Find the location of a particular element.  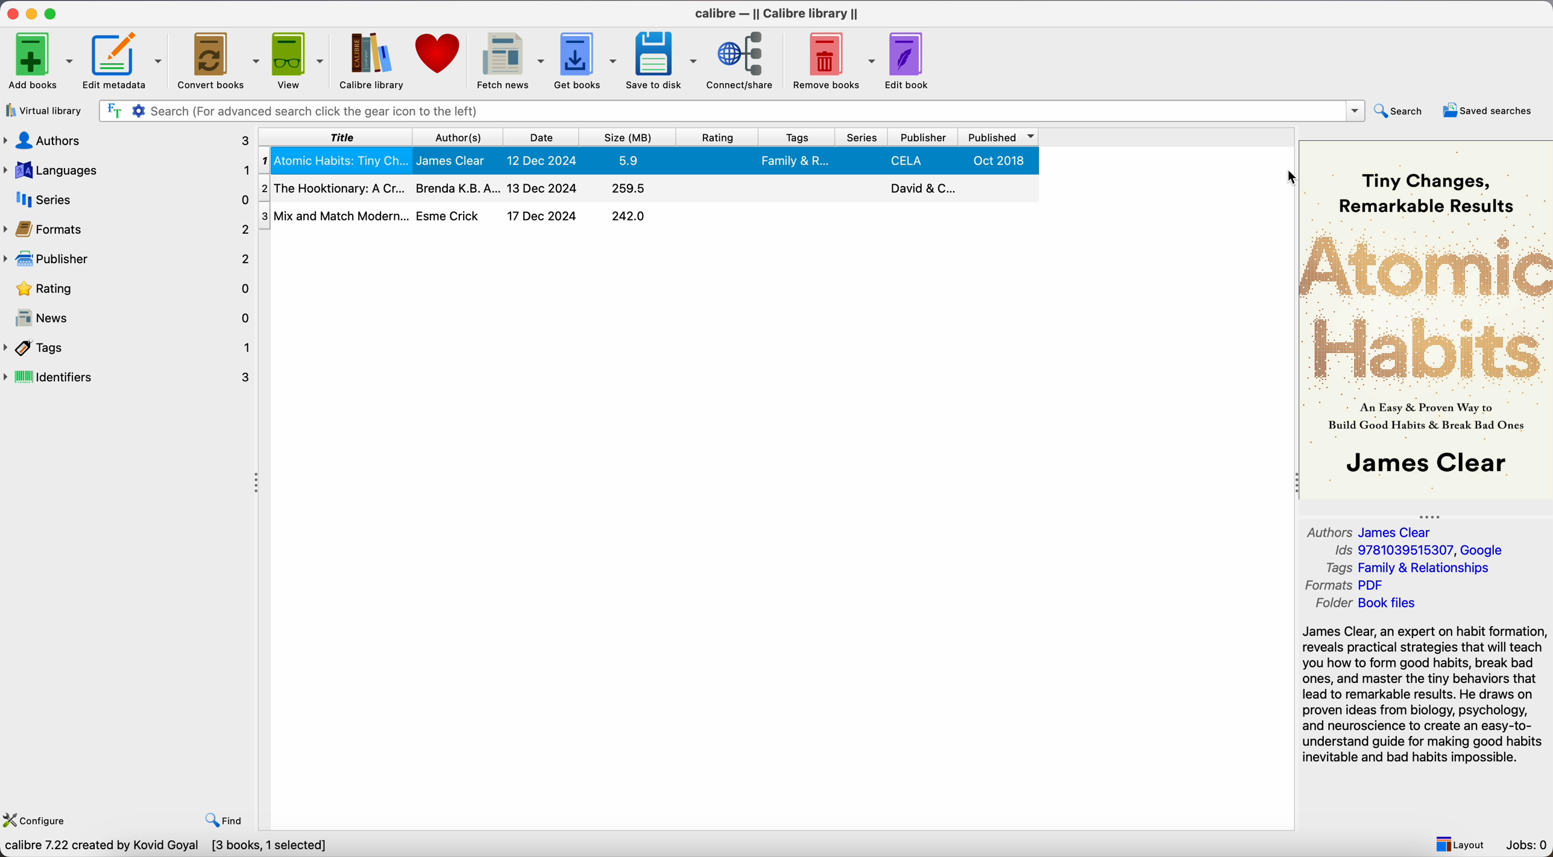

size is located at coordinates (628, 137).